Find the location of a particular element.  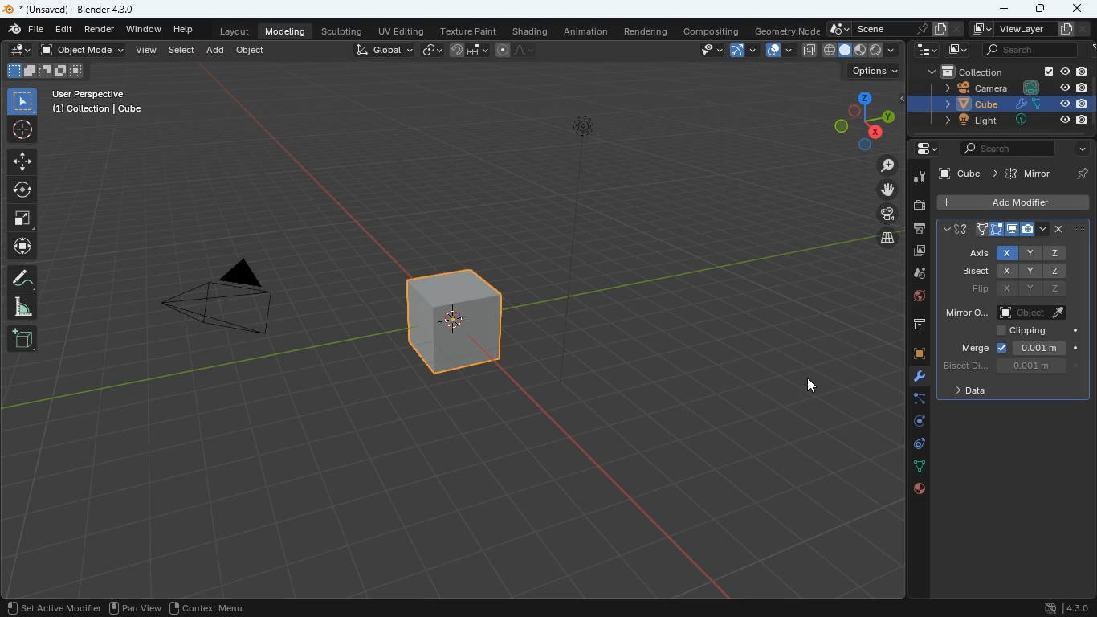

select is located at coordinates (24, 101).